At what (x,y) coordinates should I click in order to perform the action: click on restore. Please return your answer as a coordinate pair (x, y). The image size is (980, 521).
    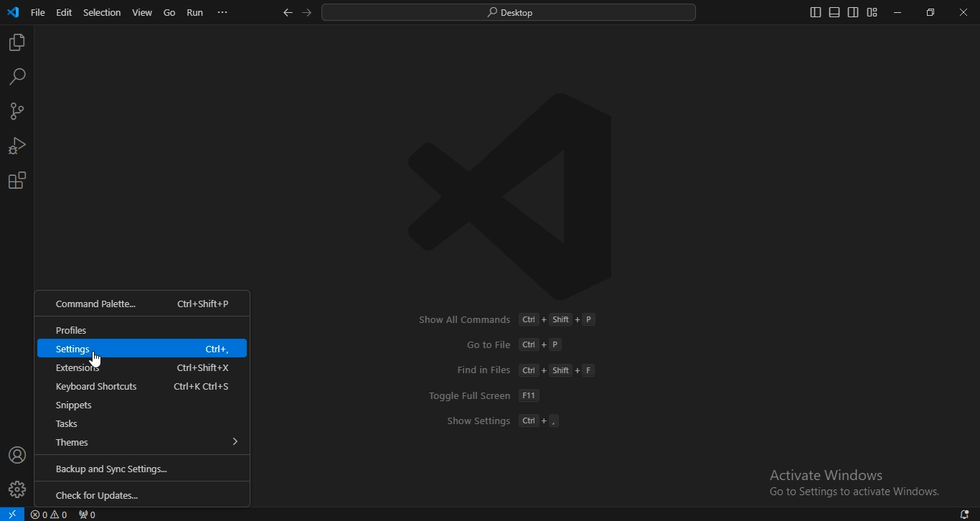
    Looking at the image, I should click on (931, 12).